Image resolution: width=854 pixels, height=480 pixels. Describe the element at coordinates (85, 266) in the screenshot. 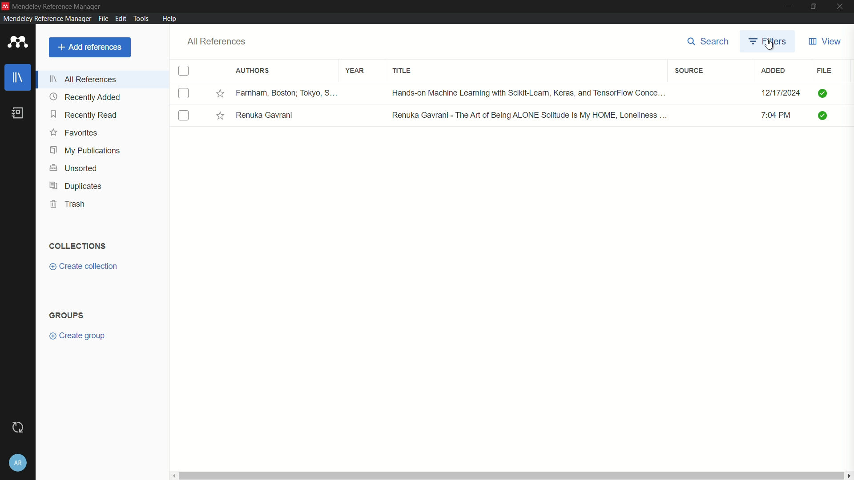

I see `create collection` at that location.